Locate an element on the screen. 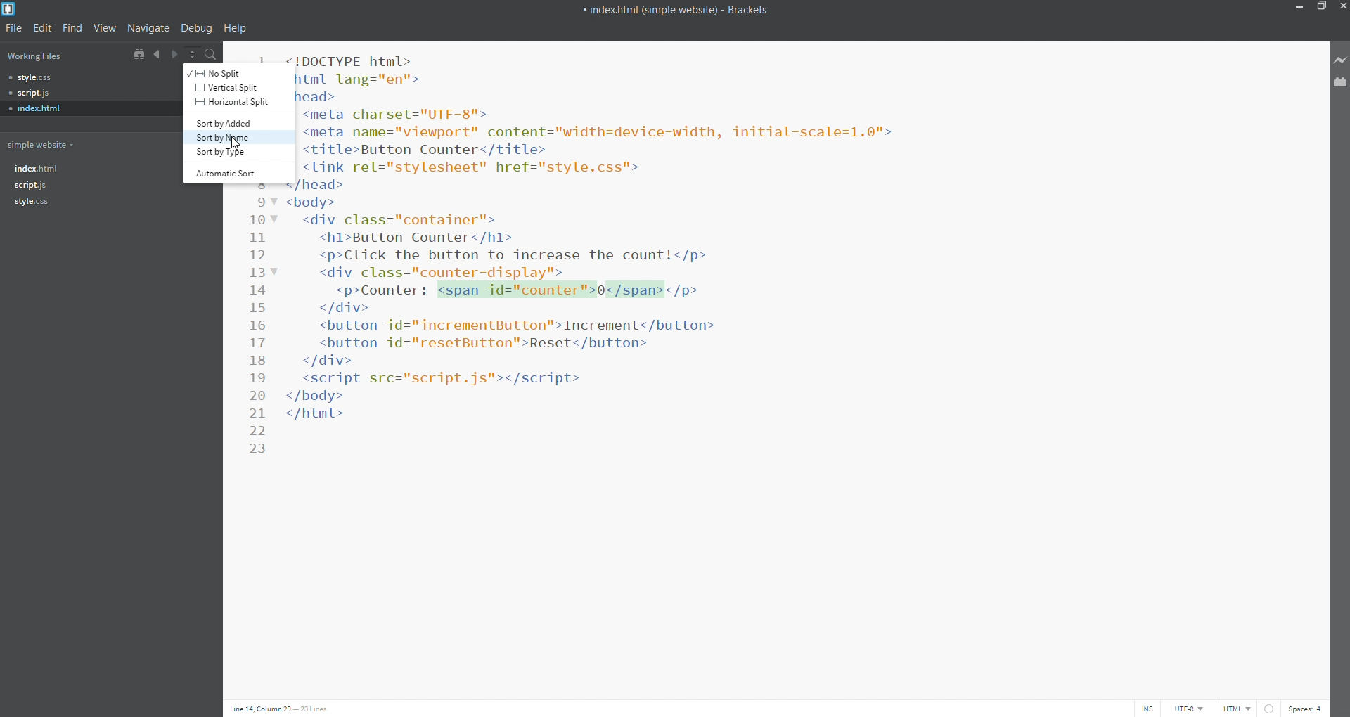  sort by name is located at coordinates (228, 138).